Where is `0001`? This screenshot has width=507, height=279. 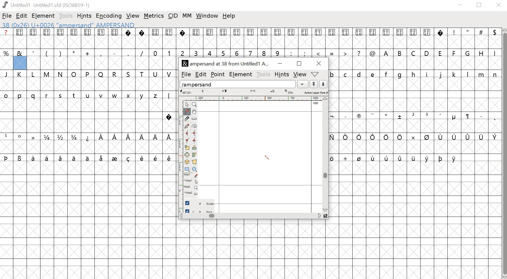
0001 is located at coordinates (21, 38).